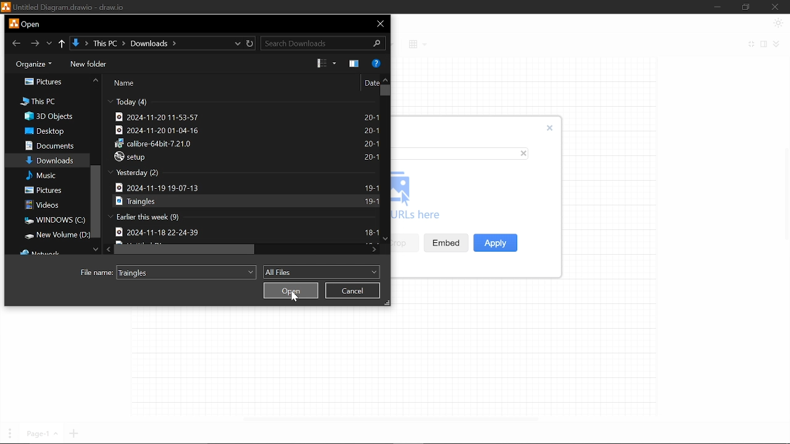 Image resolution: width=790 pixels, height=444 pixels. I want to click on Move right in files in "Downloads", so click(373, 249).